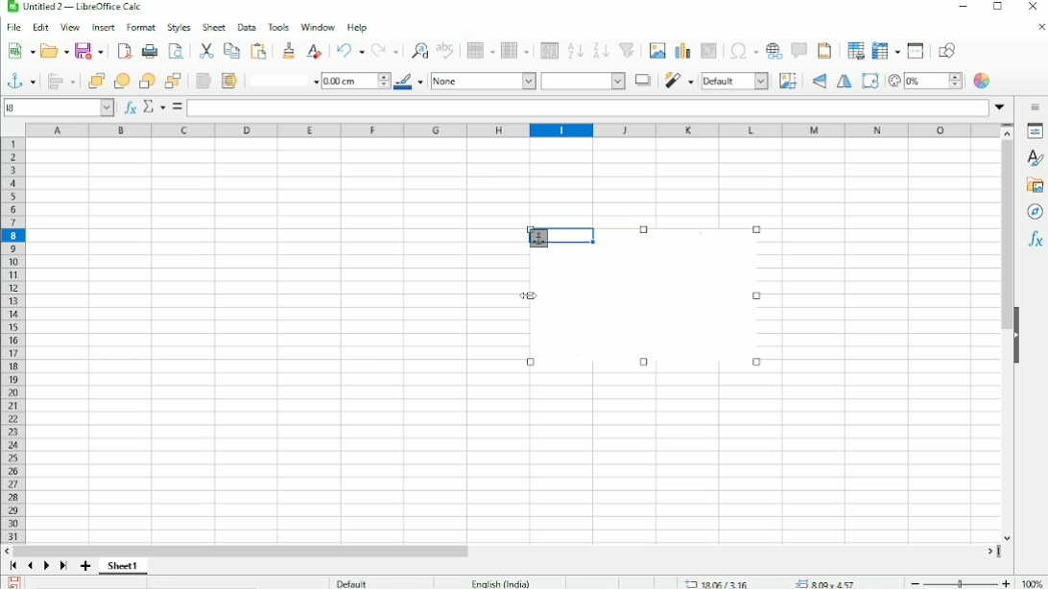 The width and height of the screenshot is (1048, 589). Describe the element at coordinates (13, 28) in the screenshot. I see `File` at that location.